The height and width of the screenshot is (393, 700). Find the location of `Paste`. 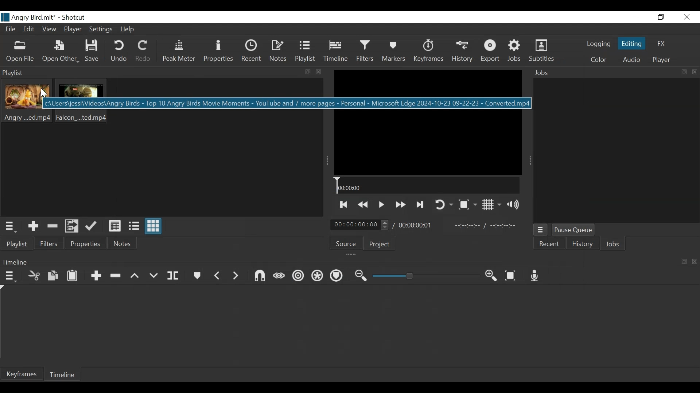

Paste is located at coordinates (74, 277).